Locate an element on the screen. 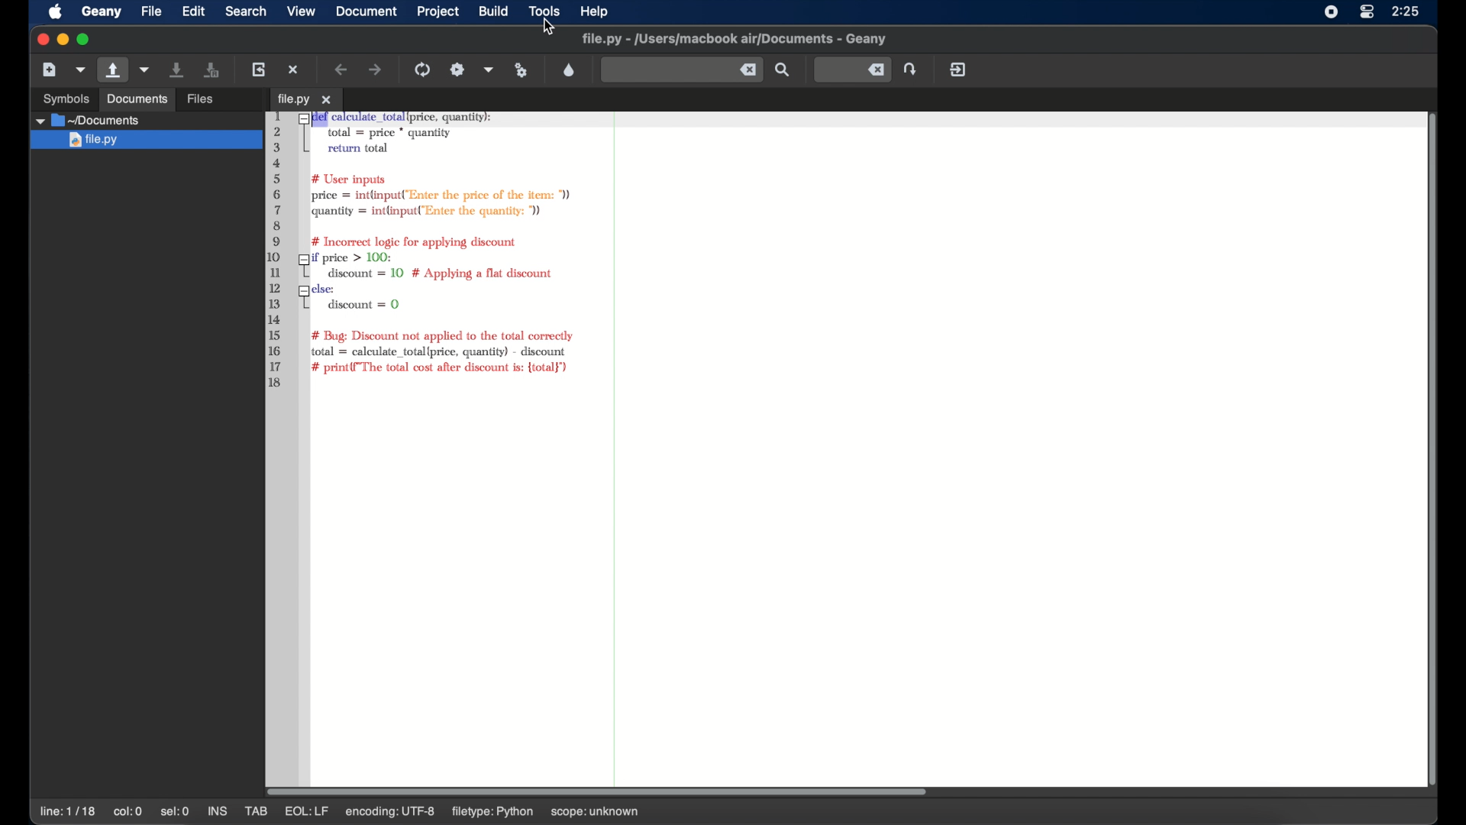 The height and width of the screenshot is (825, 1466). build is located at coordinates (493, 11).